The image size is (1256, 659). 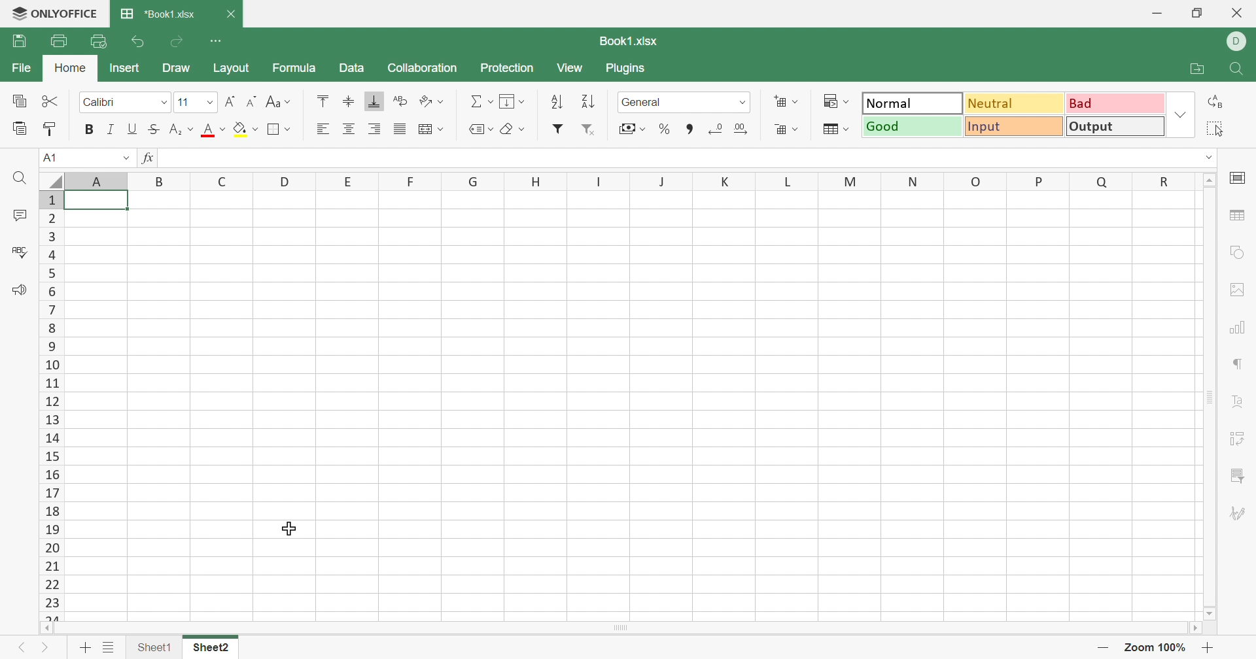 What do you see at coordinates (410, 180) in the screenshot?
I see `F` at bounding box center [410, 180].